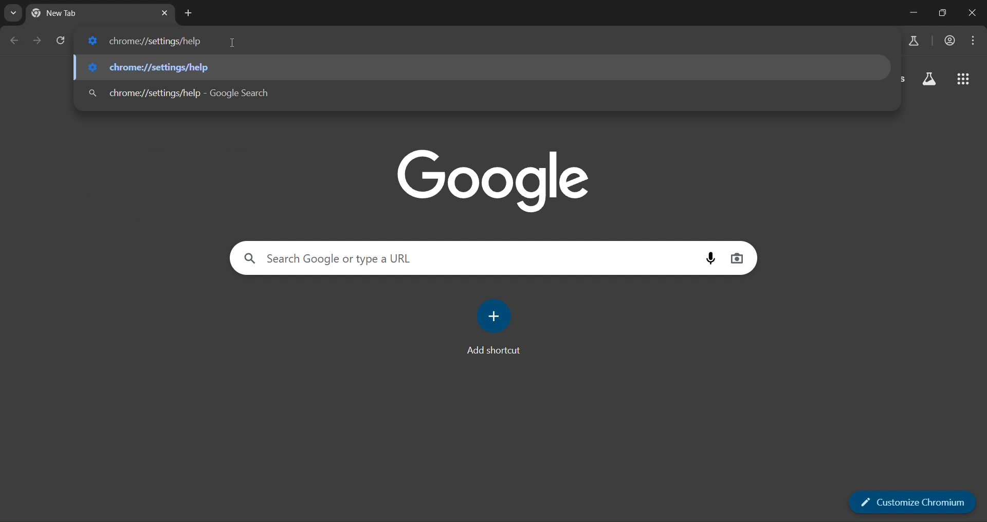 Image resolution: width=987 pixels, height=522 pixels. What do you see at coordinates (13, 41) in the screenshot?
I see `go back one page` at bounding box center [13, 41].